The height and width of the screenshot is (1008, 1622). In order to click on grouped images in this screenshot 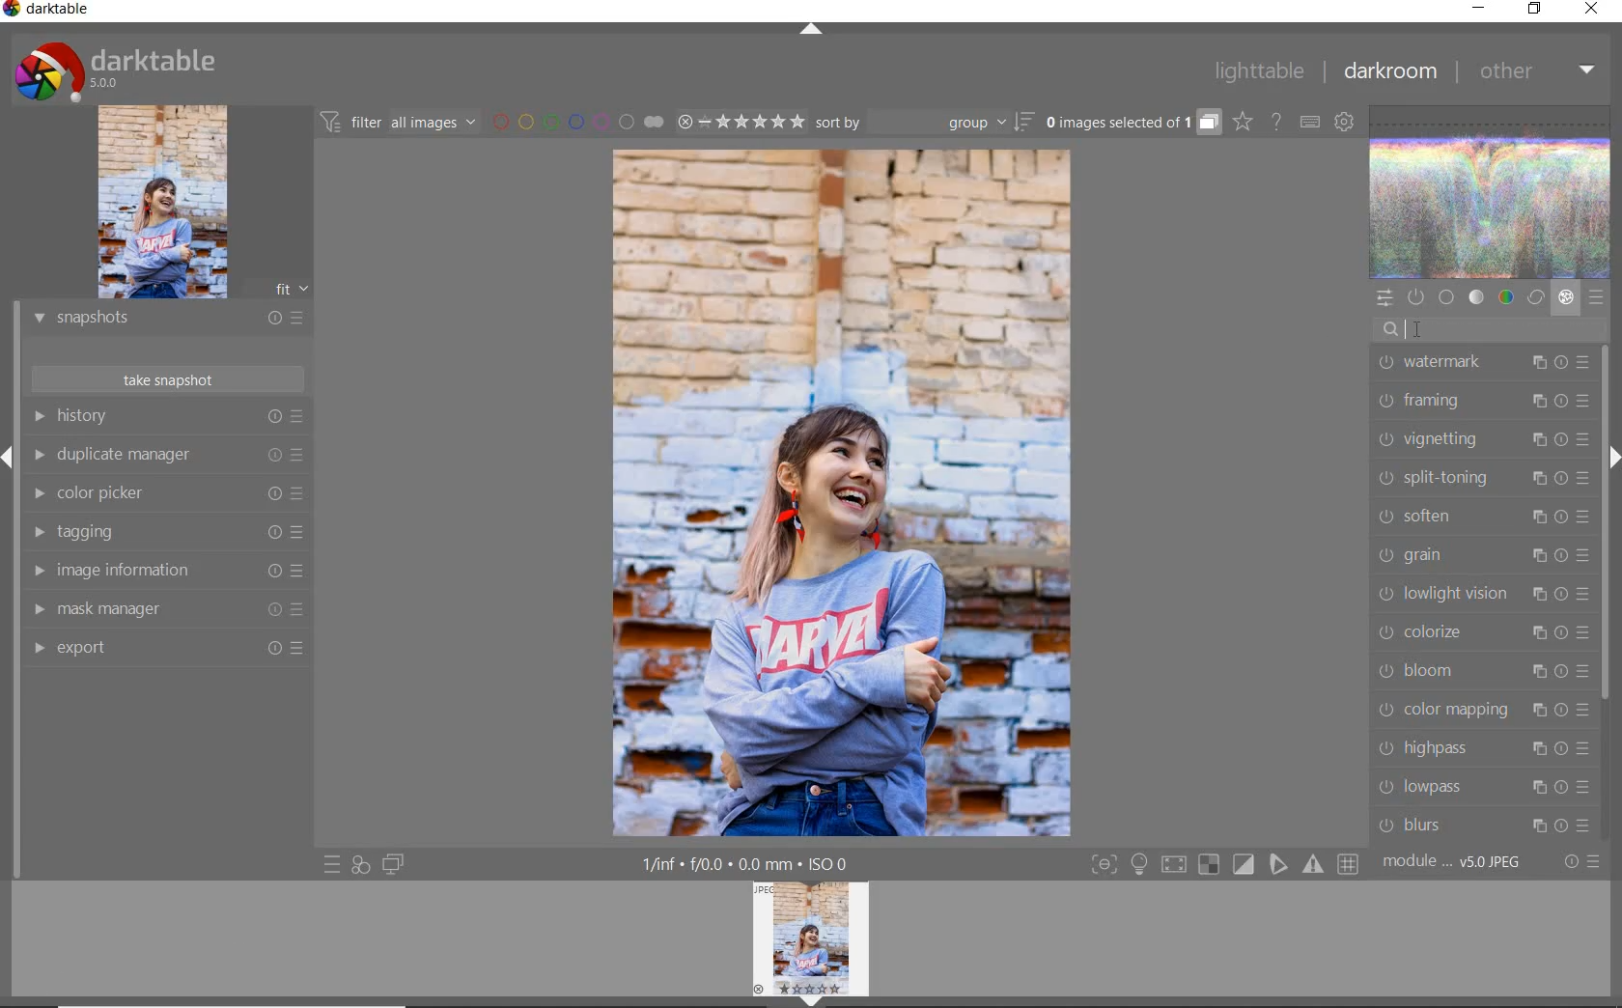, I will do `click(1132, 123)`.